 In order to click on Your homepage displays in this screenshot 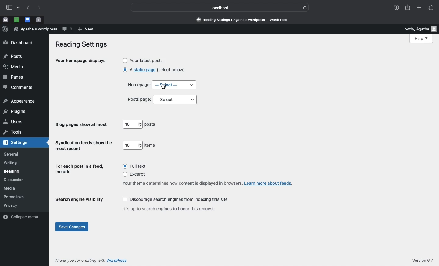, I will do `click(81, 61)`.